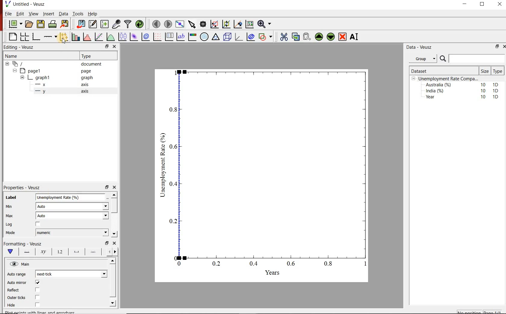  Describe the element at coordinates (204, 24) in the screenshot. I see `read the data points` at that location.